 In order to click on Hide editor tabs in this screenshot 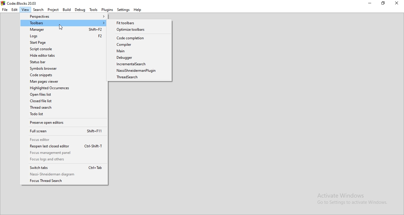, I will do `click(63, 56)`.